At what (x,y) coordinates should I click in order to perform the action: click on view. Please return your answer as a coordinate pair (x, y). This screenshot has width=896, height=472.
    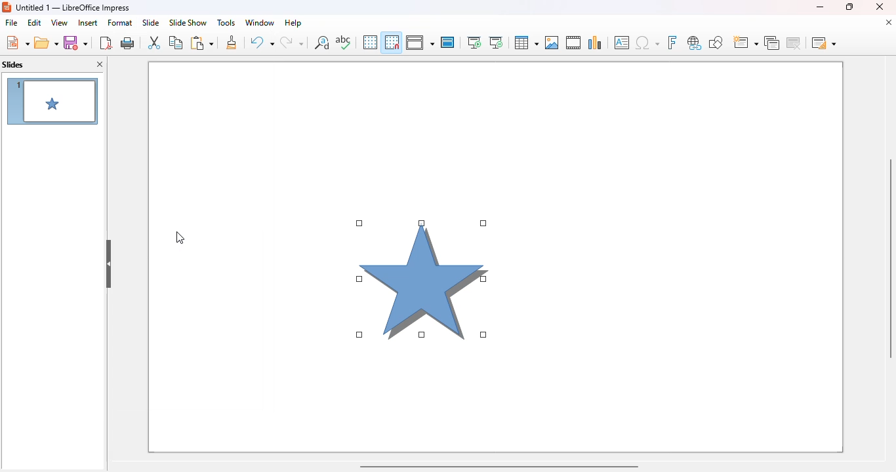
    Looking at the image, I should click on (59, 22).